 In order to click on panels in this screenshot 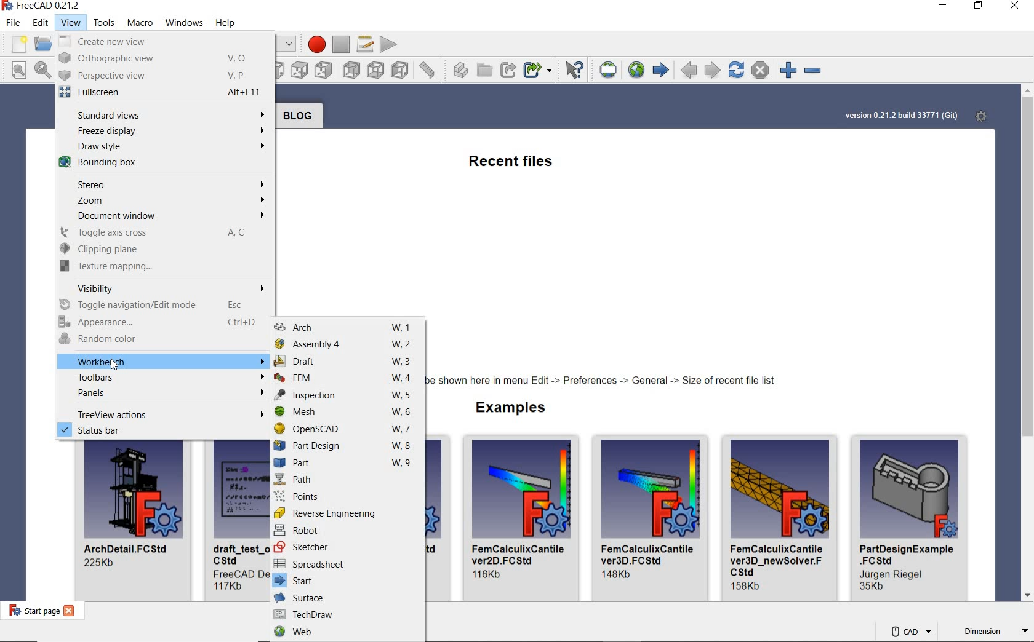, I will do `click(162, 395)`.